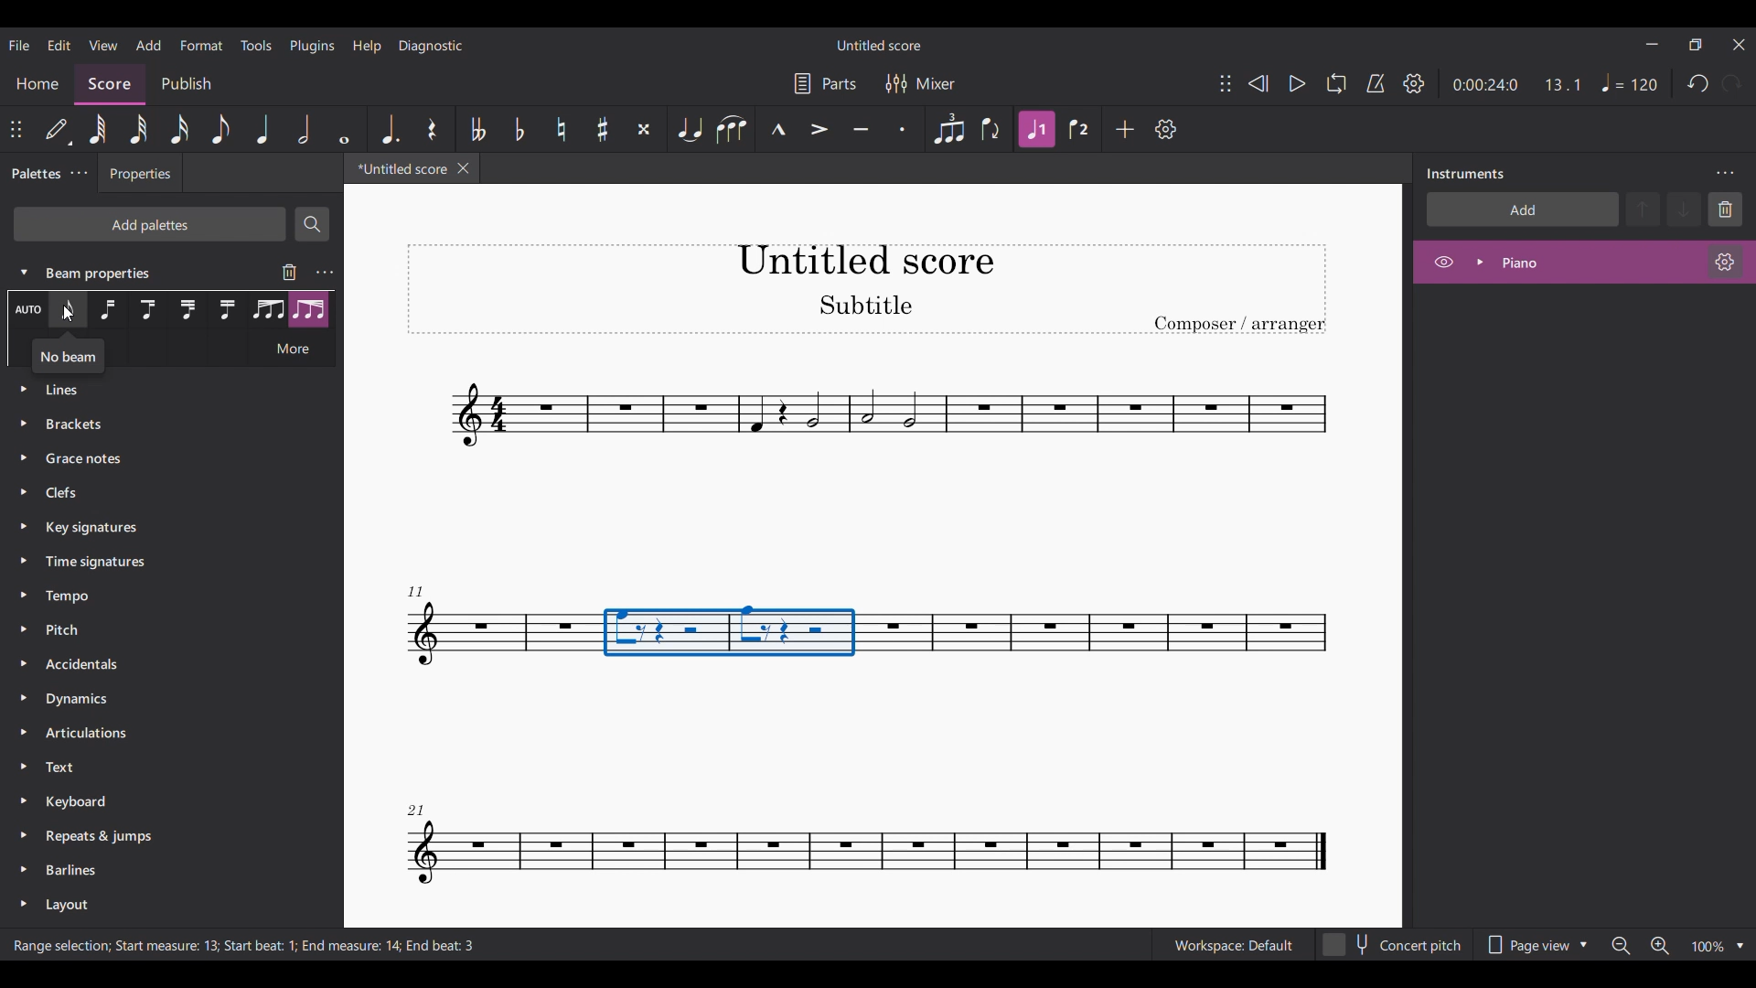 The width and height of the screenshot is (1756, 988). What do you see at coordinates (1725, 174) in the screenshot?
I see `Panel settings` at bounding box center [1725, 174].